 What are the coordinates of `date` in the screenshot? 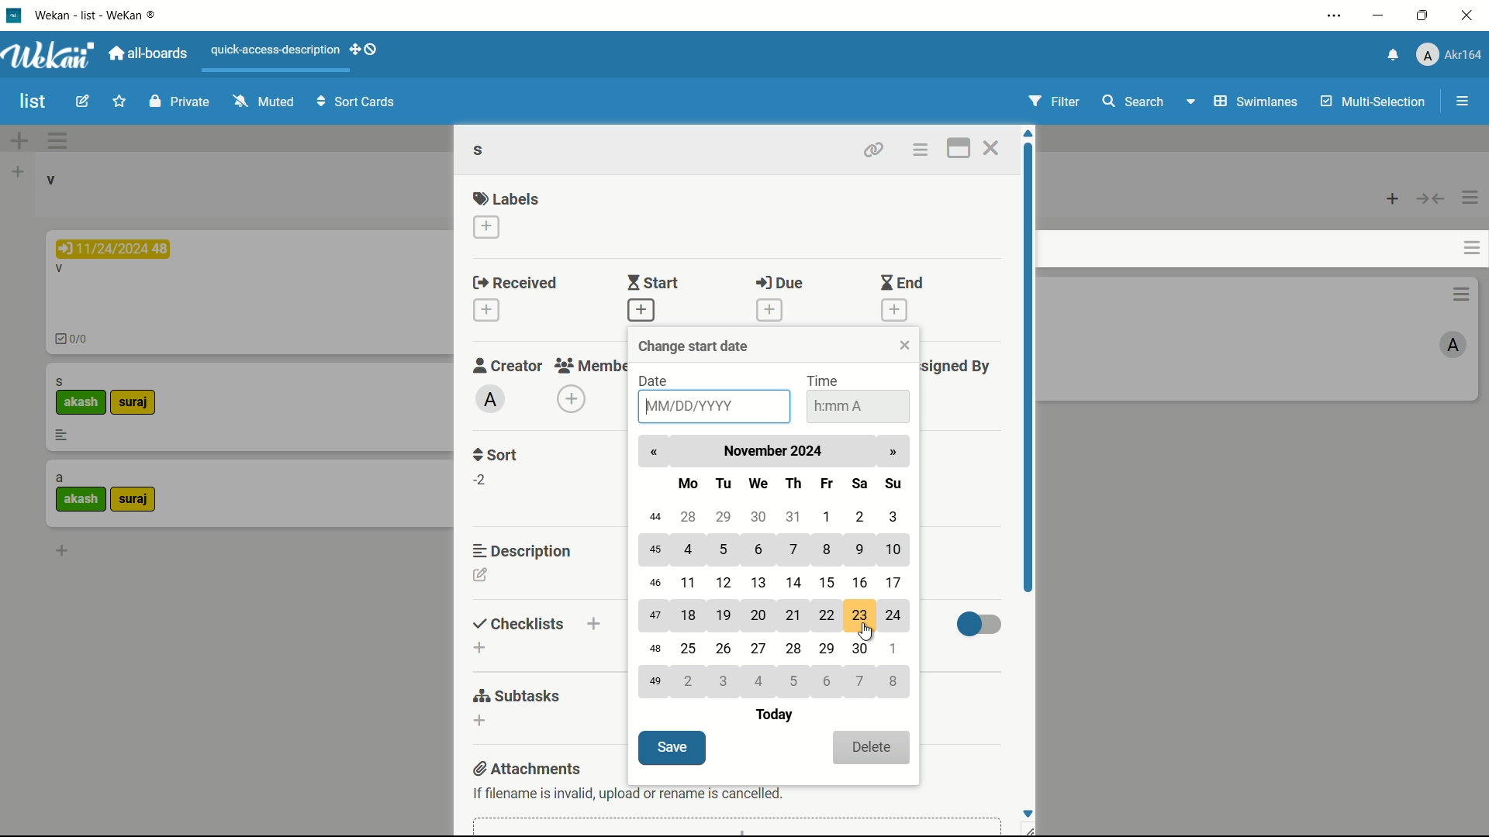 It's located at (657, 381).